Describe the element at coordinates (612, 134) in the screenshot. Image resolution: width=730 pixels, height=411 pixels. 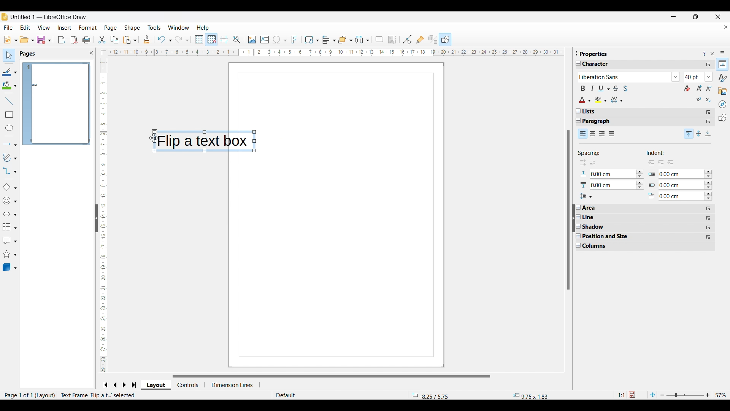
I see `Justified alignment` at that location.